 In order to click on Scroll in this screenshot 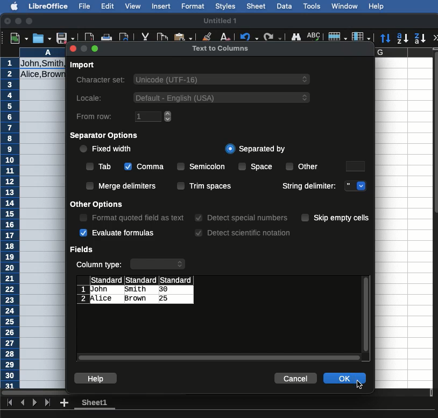, I will do `click(219, 359)`.